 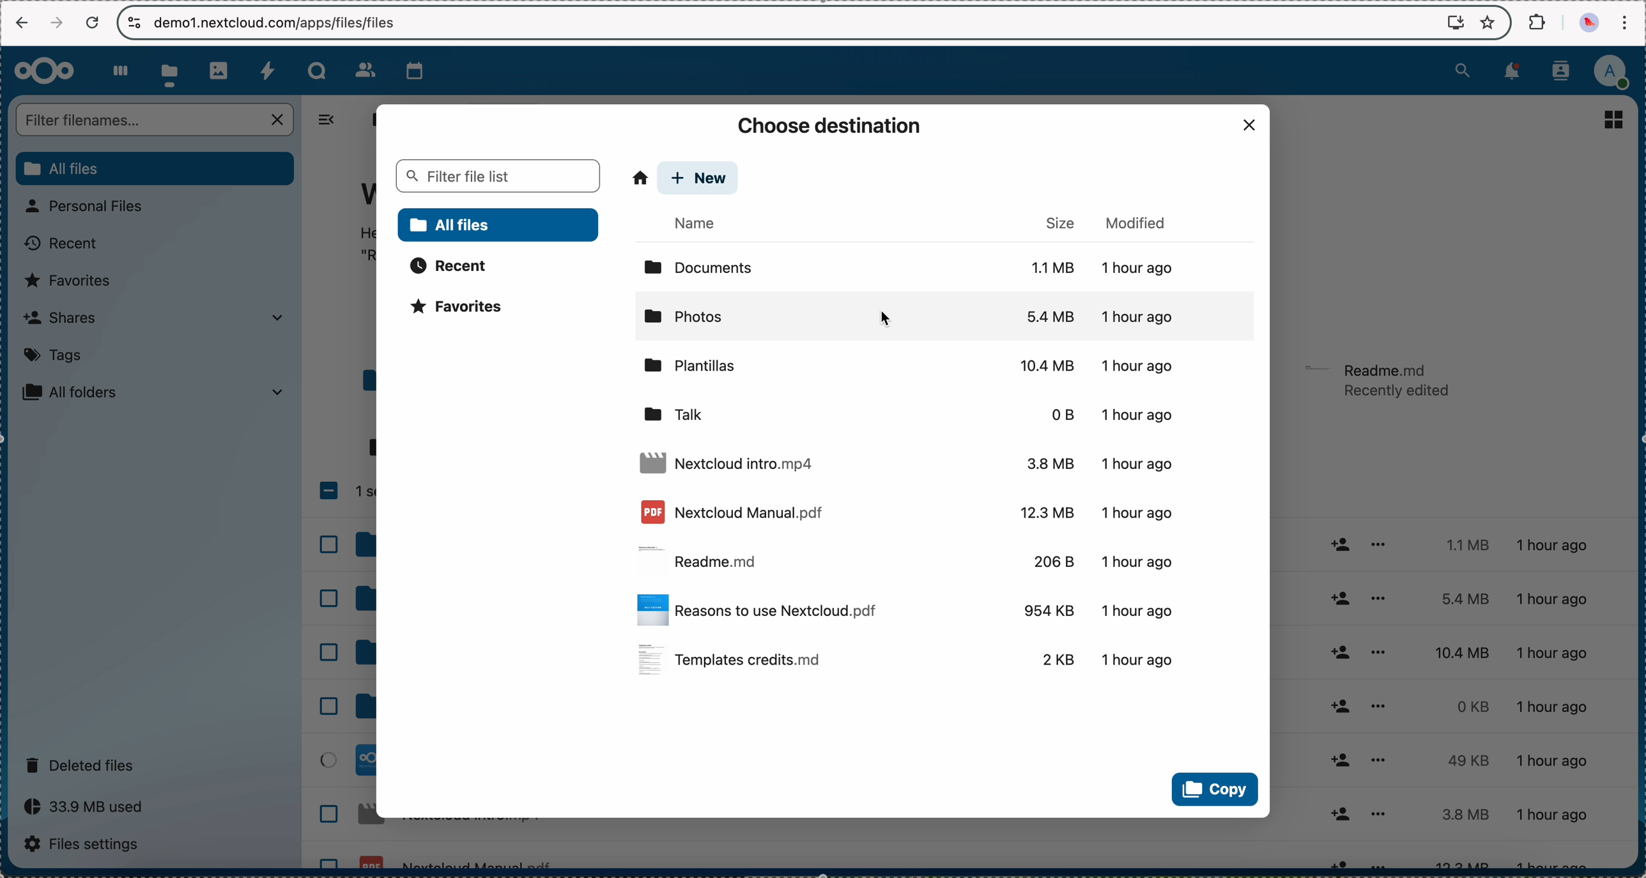 What do you see at coordinates (450, 265) in the screenshot?
I see `recent` at bounding box center [450, 265].